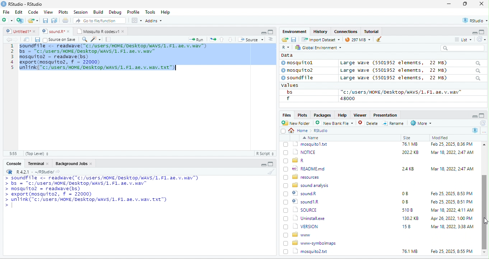  What do you see at coordinates (411, 70) in the screenshot?
I see `Large wave (550139372 elements, JZ MB)` at bounding box center [411, 70].